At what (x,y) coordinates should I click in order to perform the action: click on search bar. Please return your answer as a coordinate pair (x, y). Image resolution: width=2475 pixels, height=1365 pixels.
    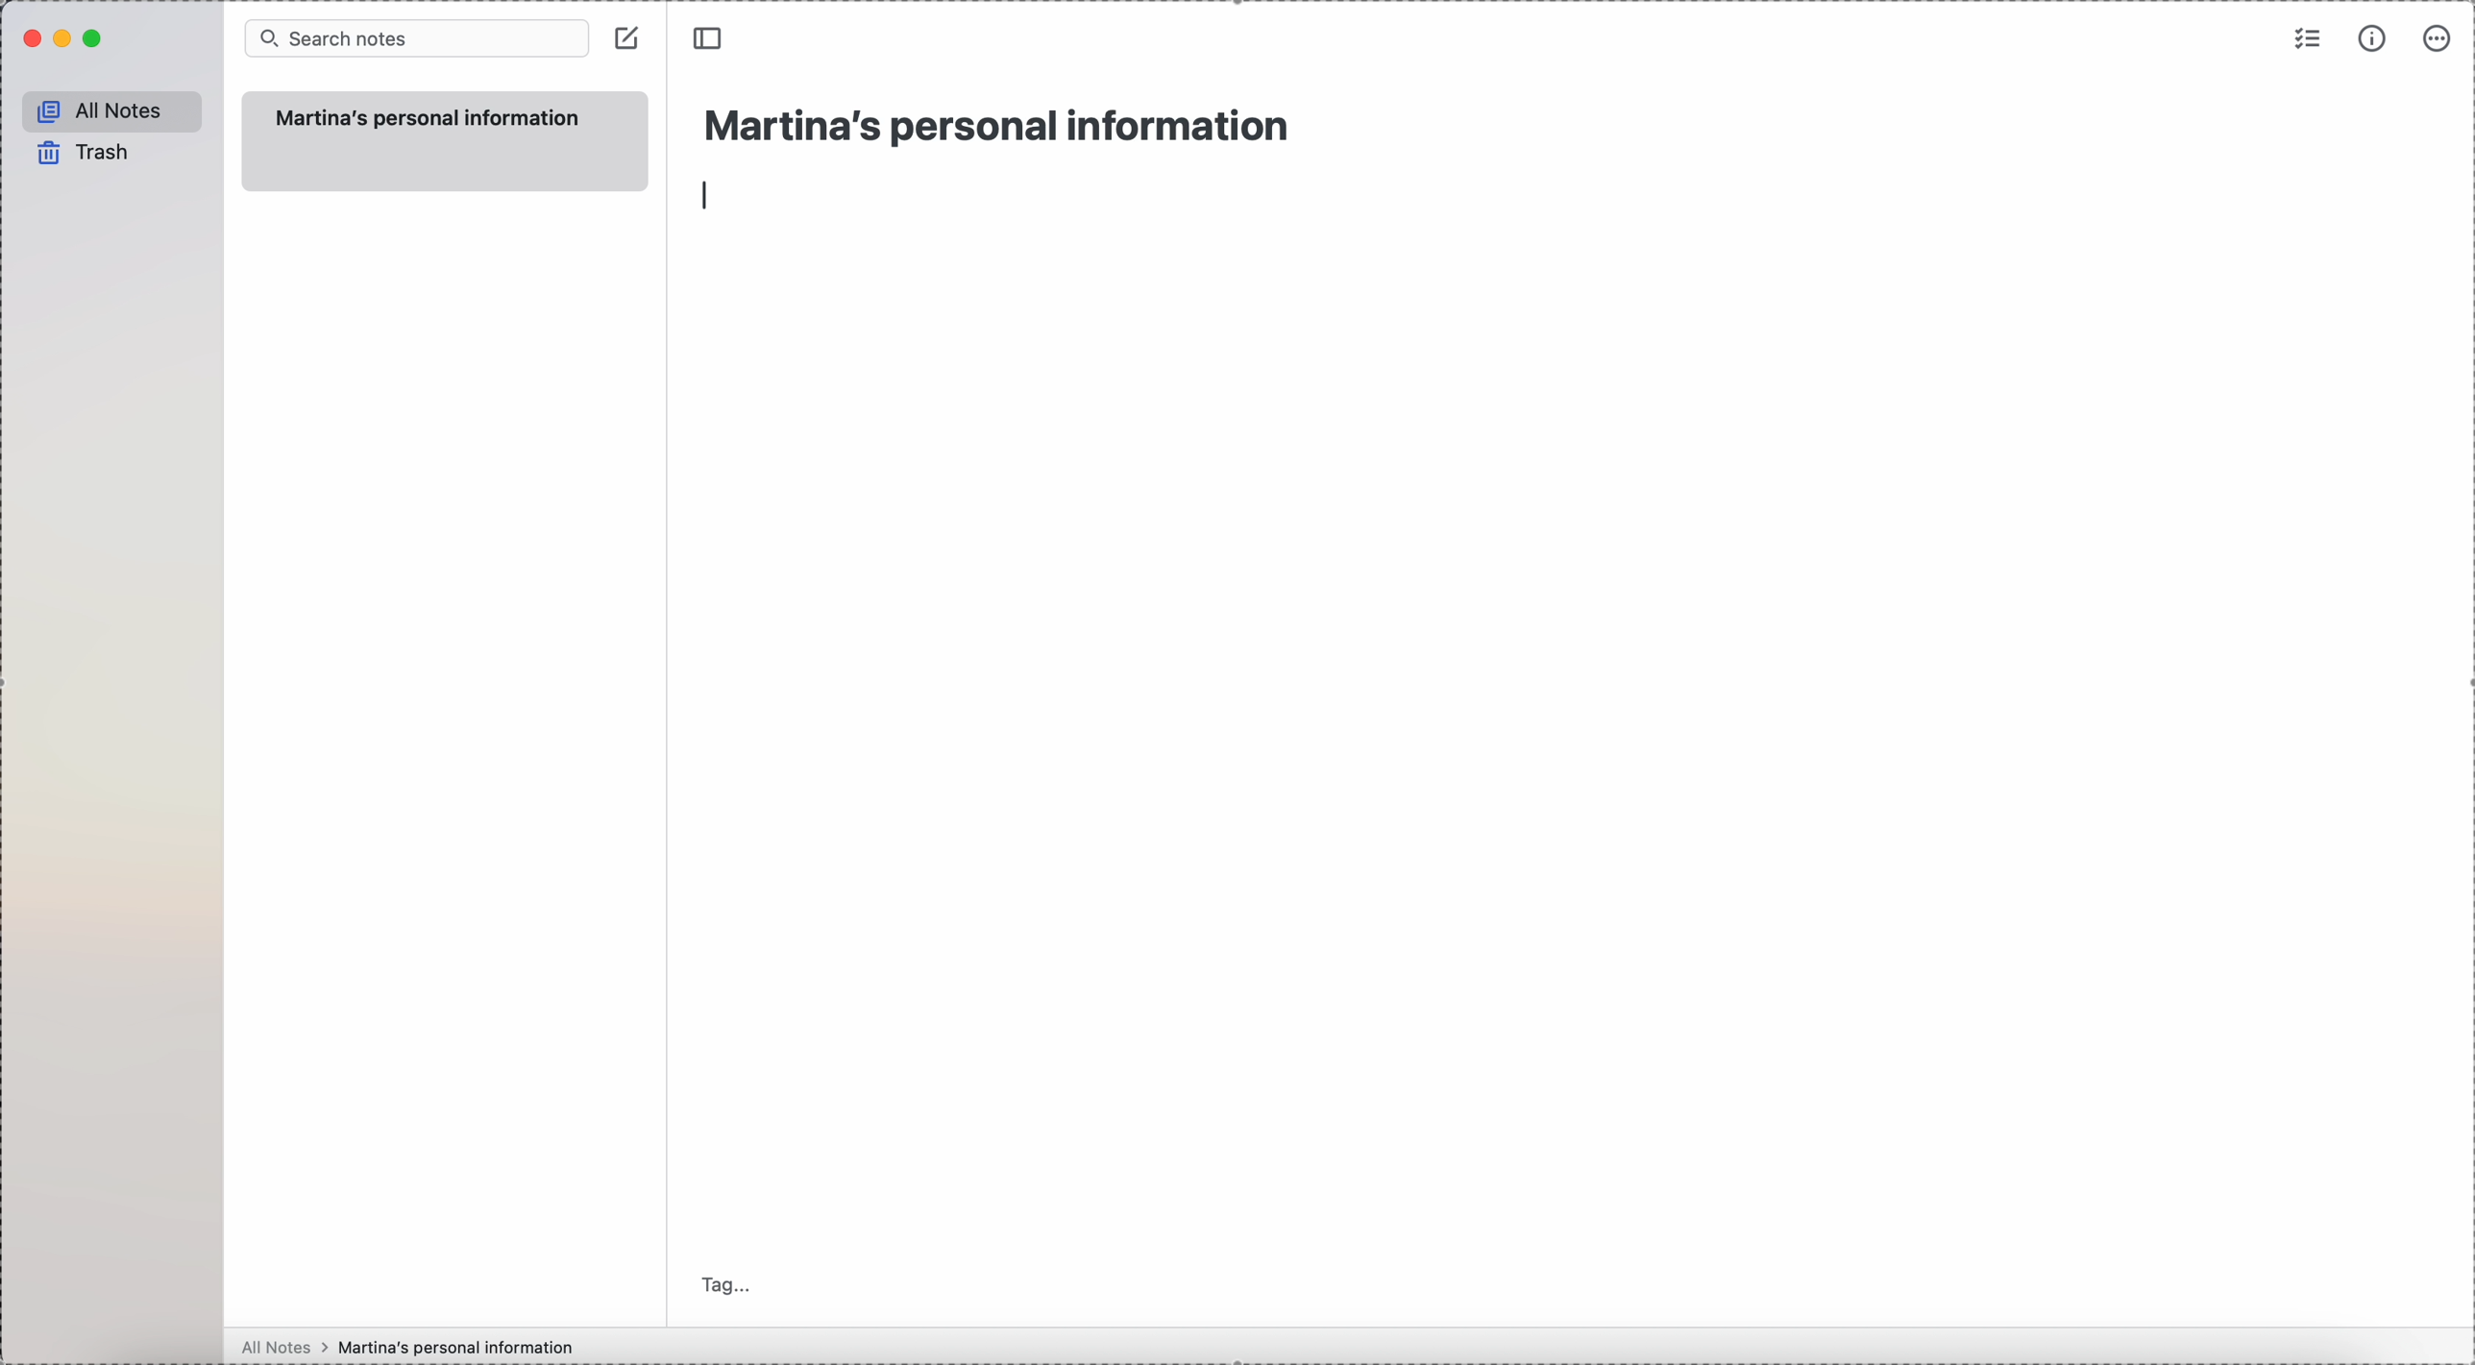
    Looking at the image, I should click on (418, 38).